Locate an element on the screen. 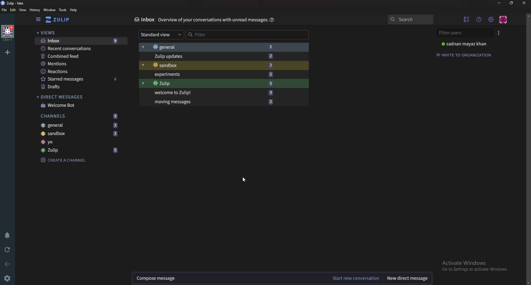  history is located at coordinates (35, 10).